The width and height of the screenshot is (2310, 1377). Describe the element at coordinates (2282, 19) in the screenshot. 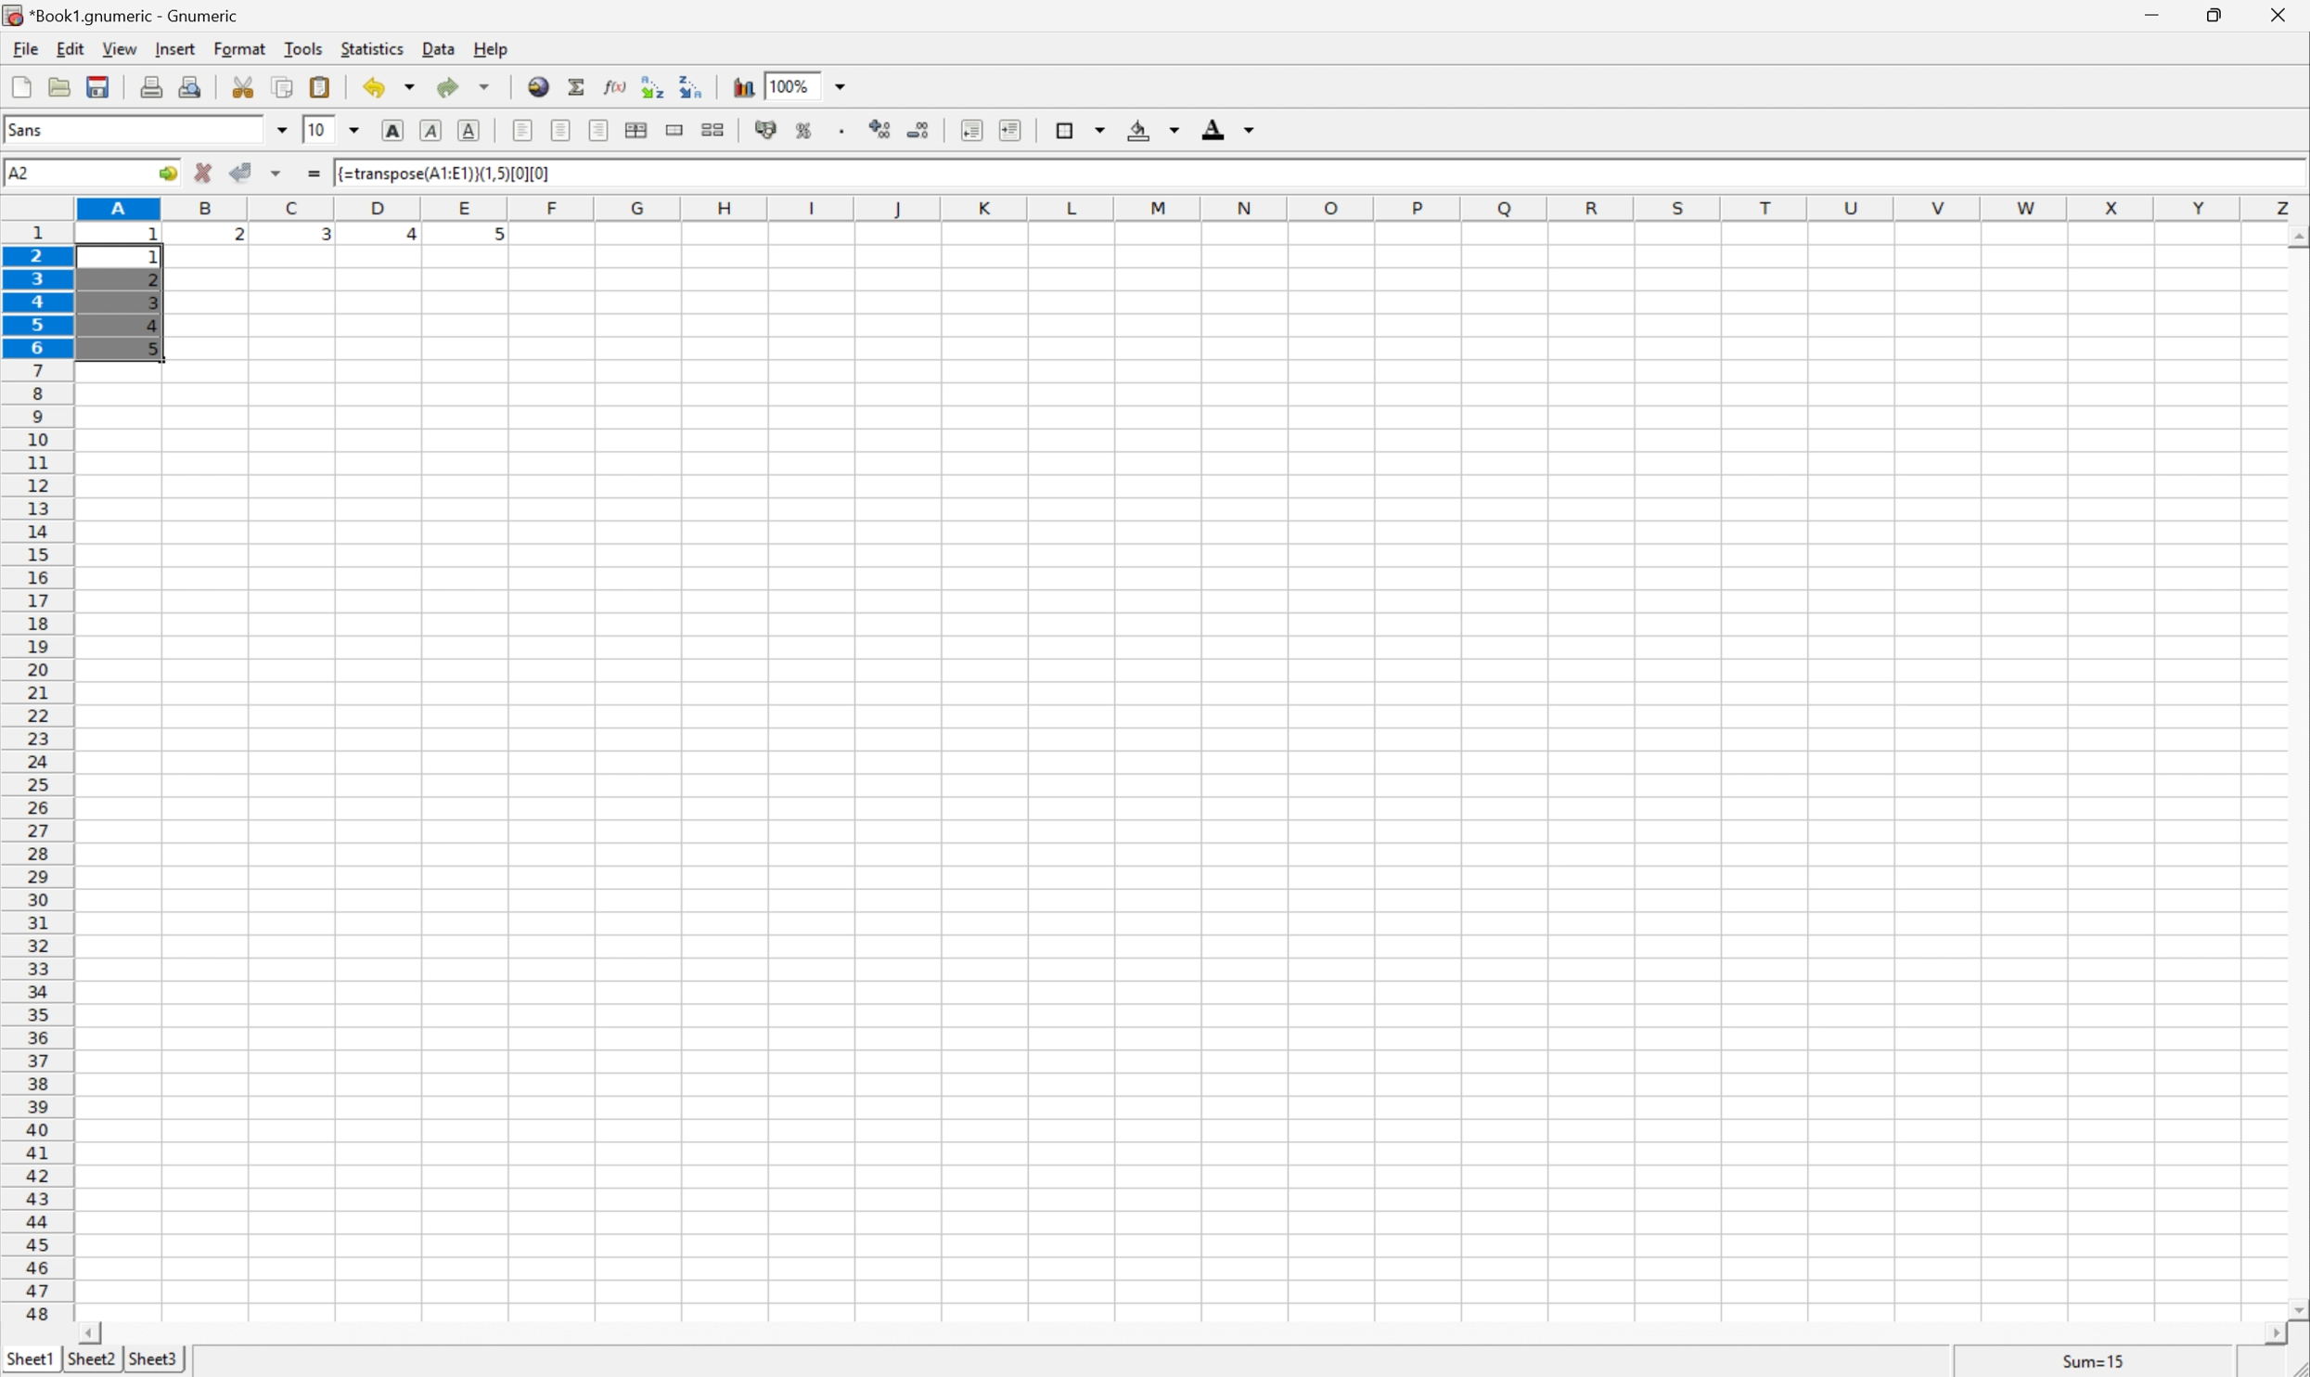

I see `close` at that location.